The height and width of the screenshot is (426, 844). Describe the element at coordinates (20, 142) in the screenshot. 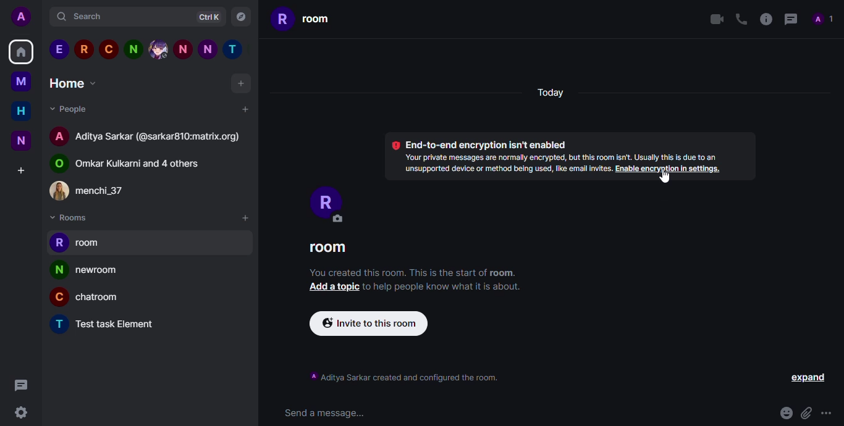

I see `New` at that location.